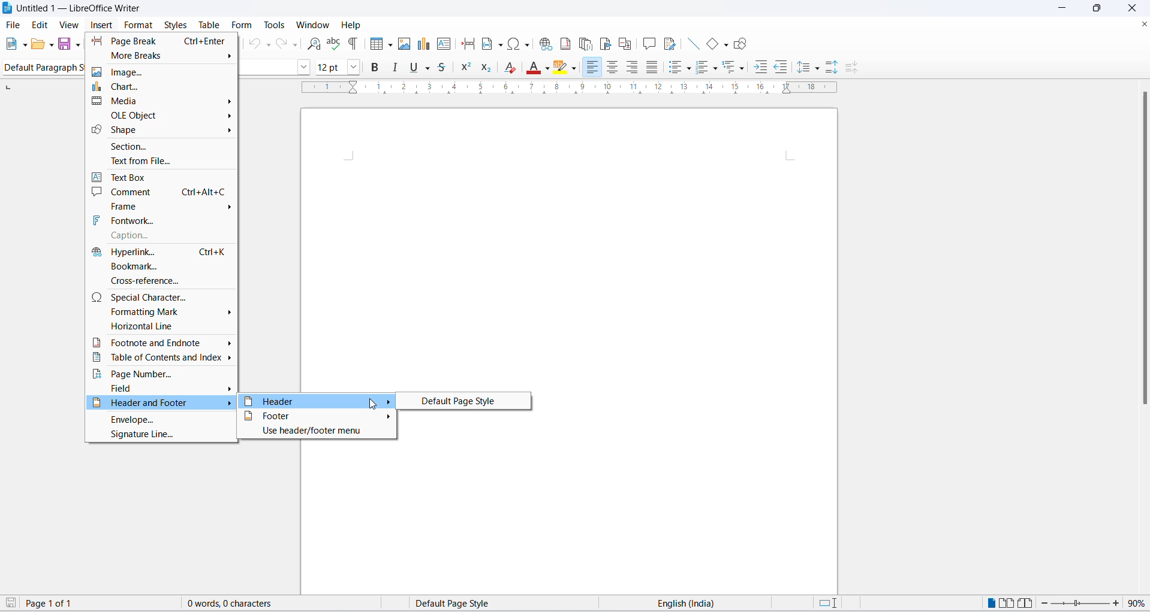 This screenshot has height=612, width=1150. What do you see at coordinates (357, 67) in the screenshot?
I see `font size options` at bounding box center [357, 67].